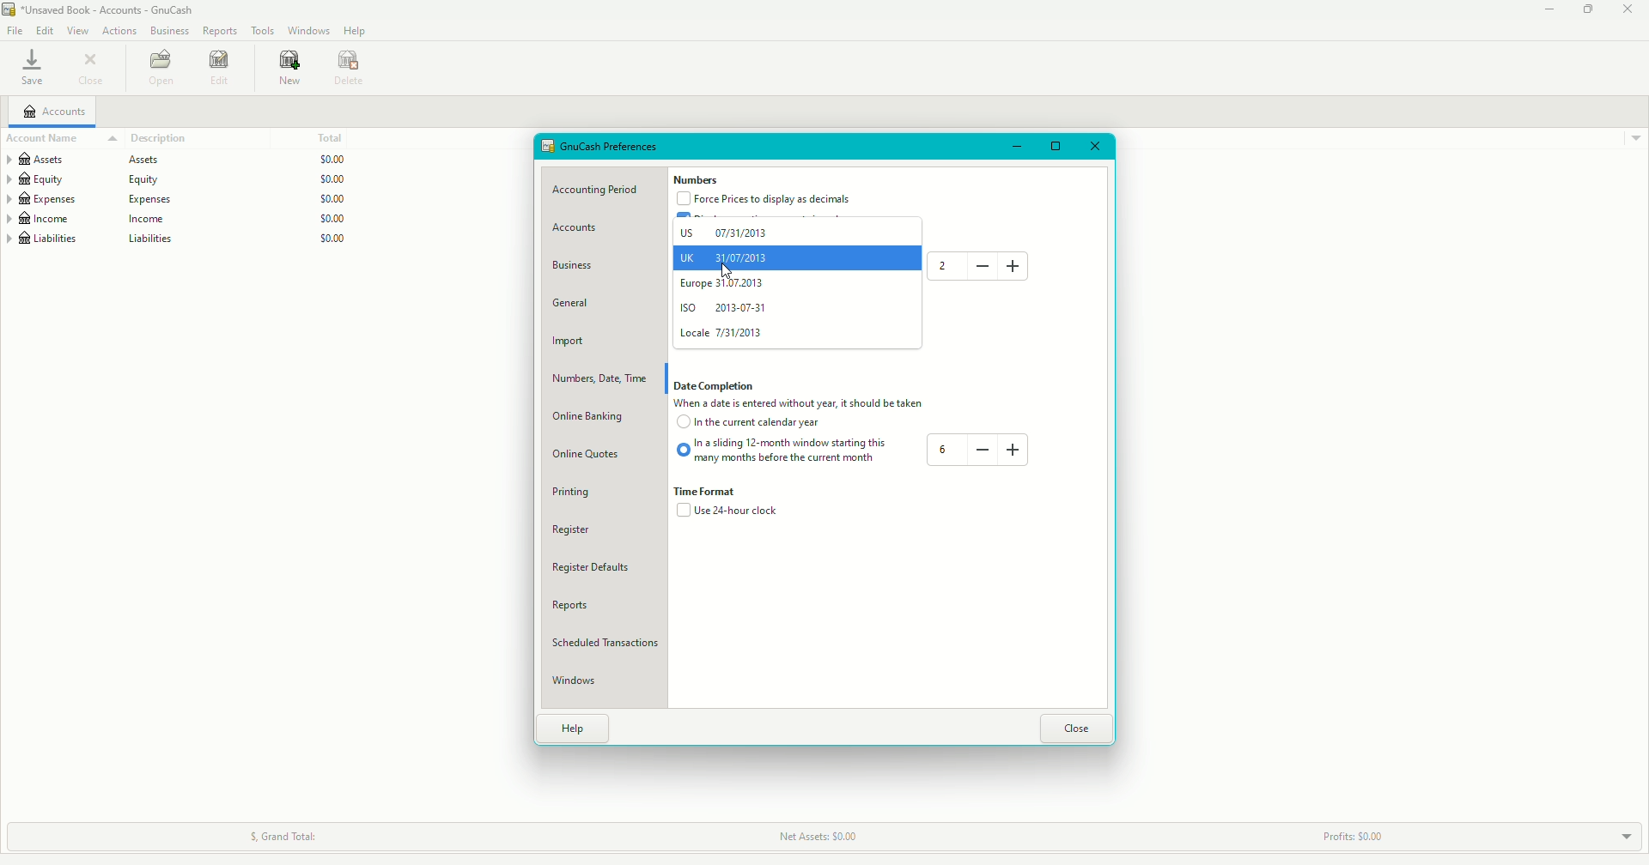  I want to click on Online Banking, so click(599, 417).